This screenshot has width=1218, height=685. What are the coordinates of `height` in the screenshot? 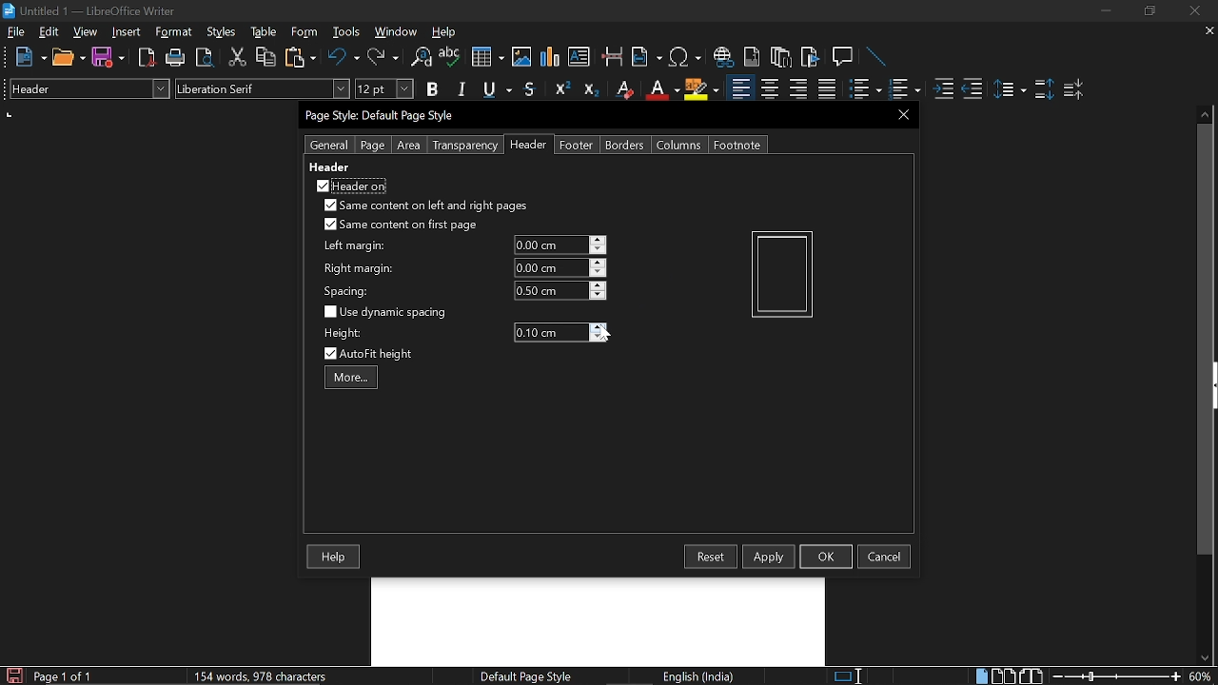 It's located at (343, 333).